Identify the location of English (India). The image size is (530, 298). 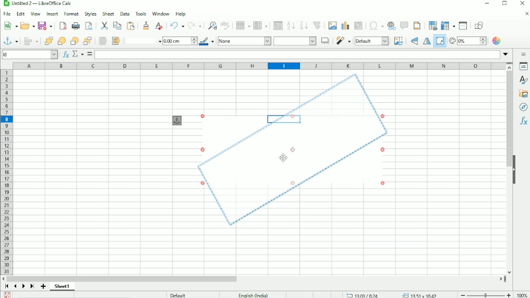
(252, 295).